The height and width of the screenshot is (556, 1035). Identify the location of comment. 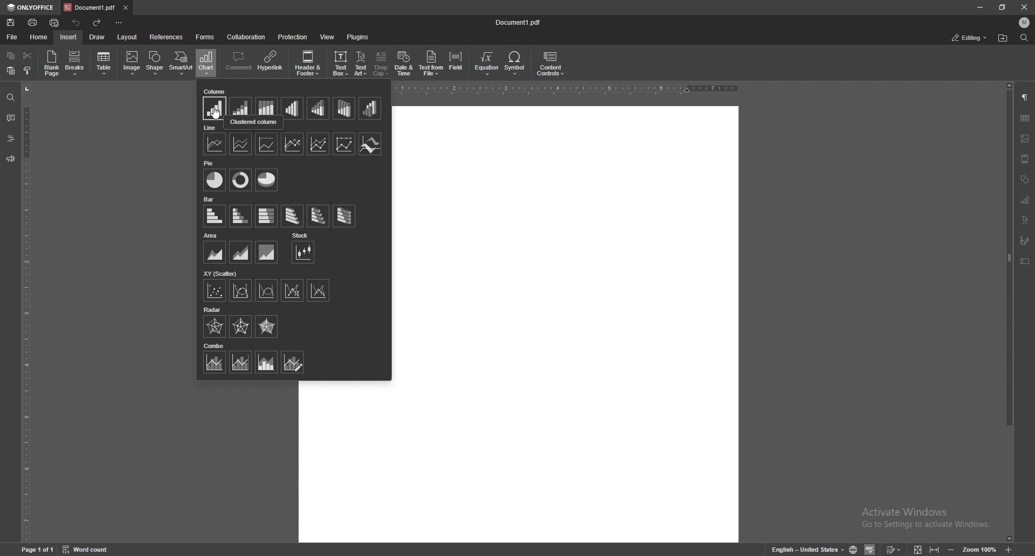
(11, 118).